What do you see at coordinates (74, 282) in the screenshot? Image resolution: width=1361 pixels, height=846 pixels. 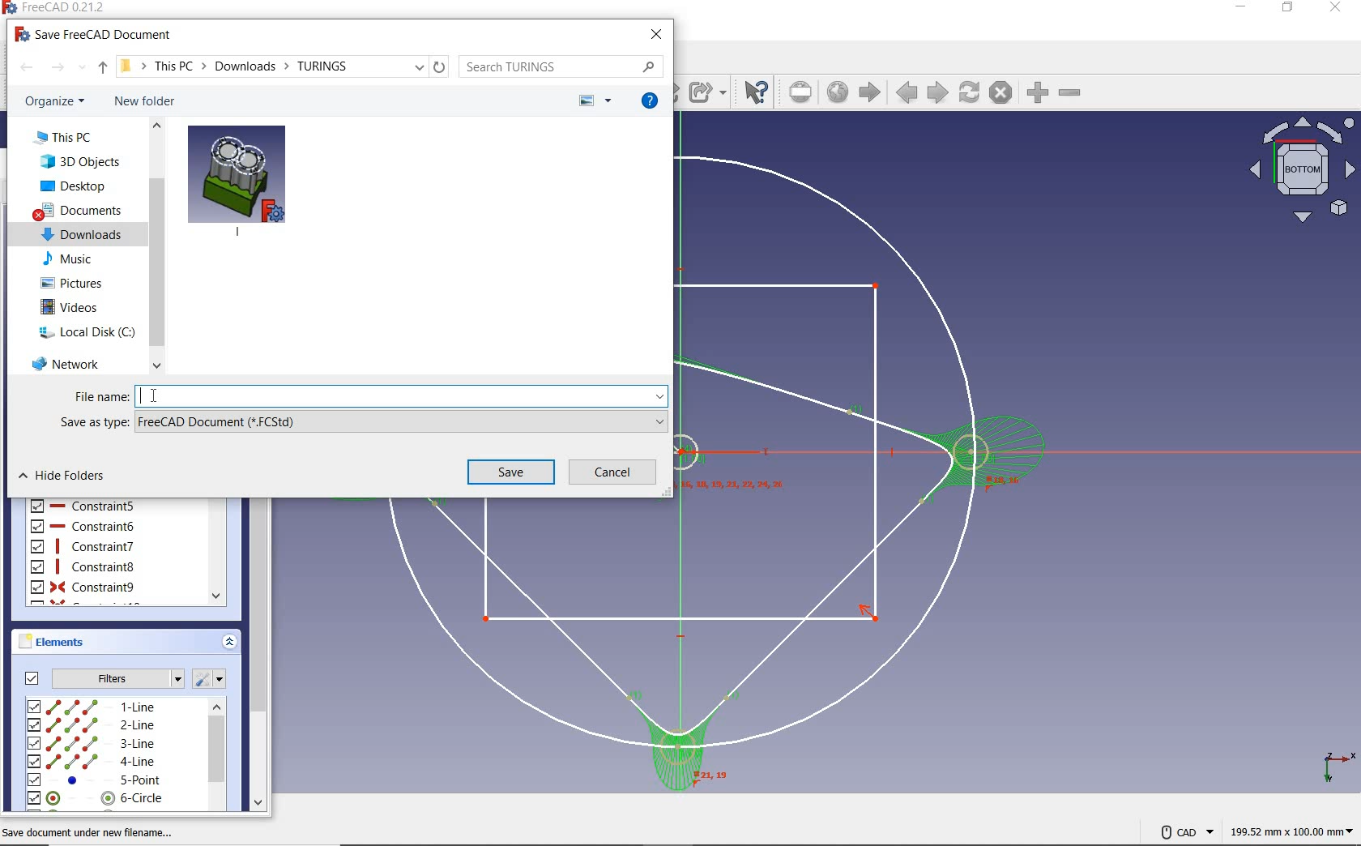 I see `pictures` at bounding box center [74, 282].